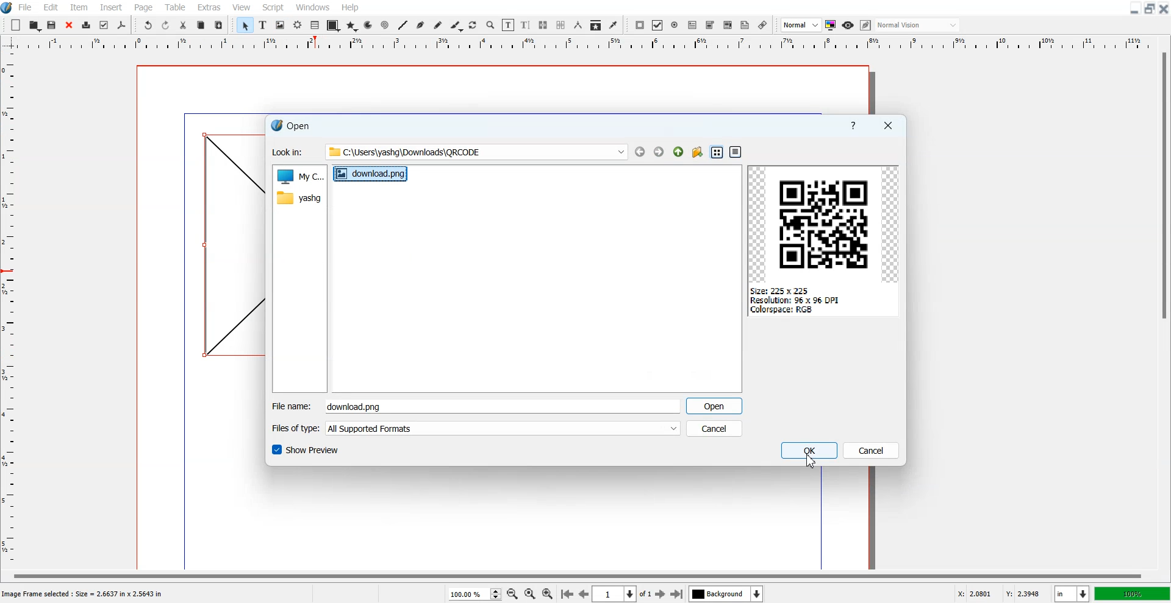 Image resolution: width=1171 pixels, height=603 pixels. What do you see at coordinates (825, 224) in the screenshot?
I see `QR Code` at bounding box center [825, 224].